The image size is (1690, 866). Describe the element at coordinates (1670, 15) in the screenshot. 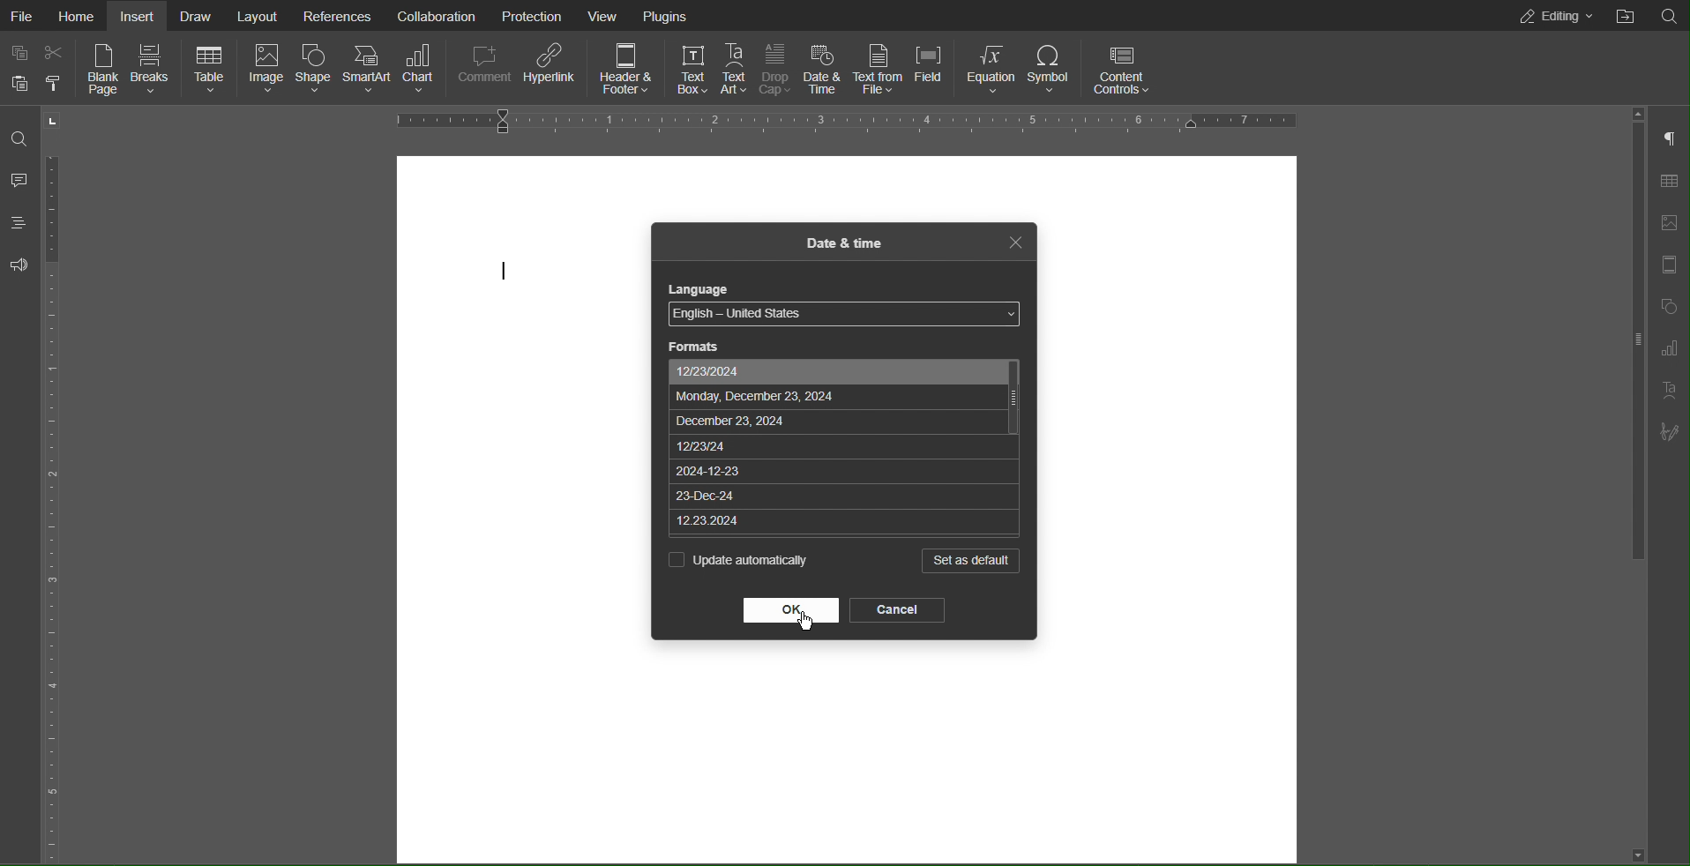

I see `Open File Location` at that location.